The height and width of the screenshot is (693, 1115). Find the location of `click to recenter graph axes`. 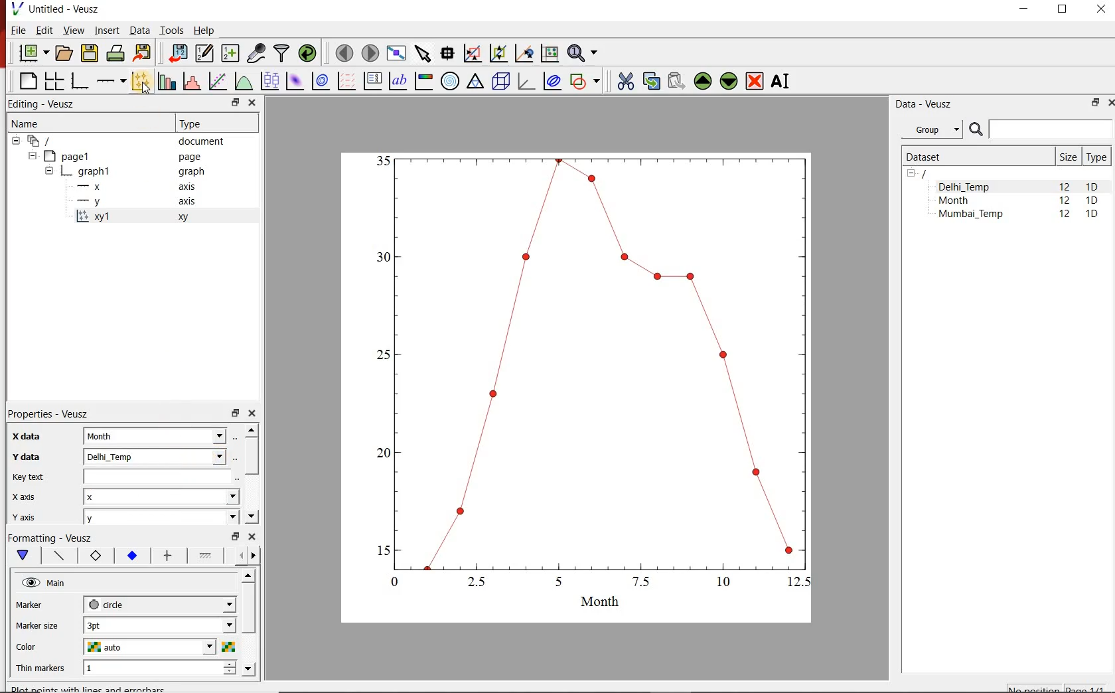

click to recenter graph axes is located at coordinates (524, 54).